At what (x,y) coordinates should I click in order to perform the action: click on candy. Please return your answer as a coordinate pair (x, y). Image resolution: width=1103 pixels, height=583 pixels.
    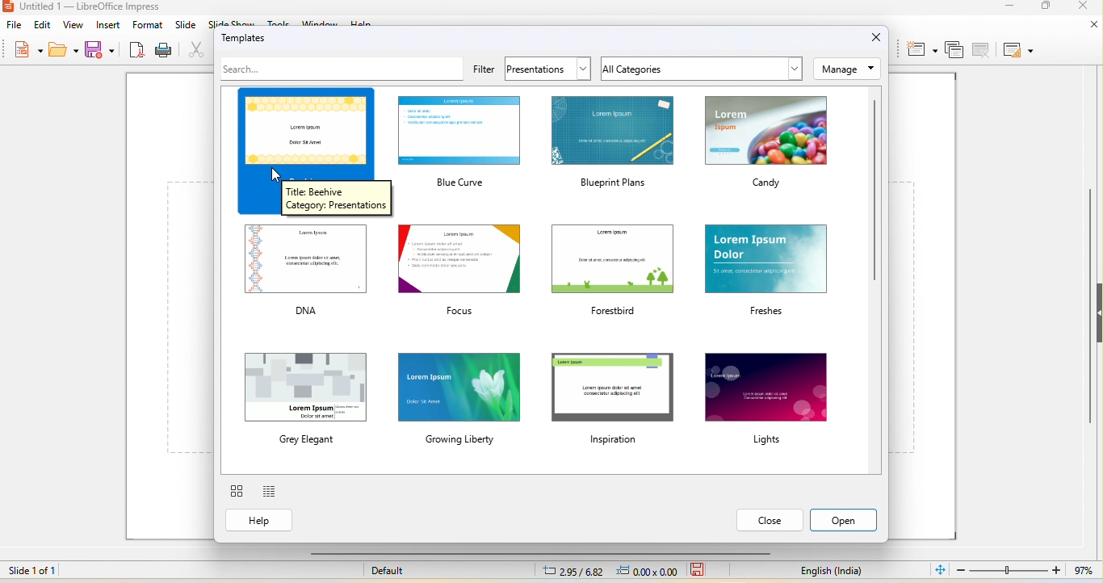
    Looking at the image, I should click on (766, 144).